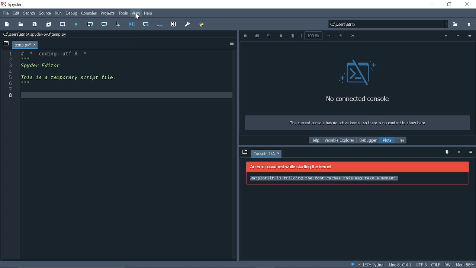 The height and width of the screenshot is (268, 476). What do you see at coordinates (447, 152) in the screenshot?
I see `Remove all variable from namepace` at bounding box center [447, 152].